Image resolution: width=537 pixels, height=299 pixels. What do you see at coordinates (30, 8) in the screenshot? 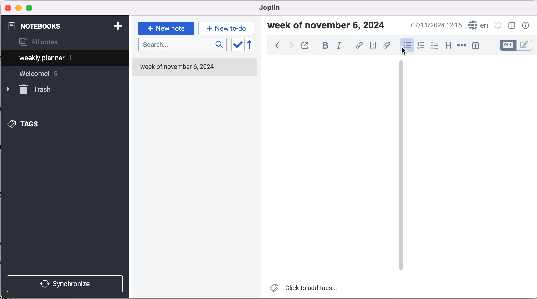
I see `maximize` at bounding box center [30, 8].